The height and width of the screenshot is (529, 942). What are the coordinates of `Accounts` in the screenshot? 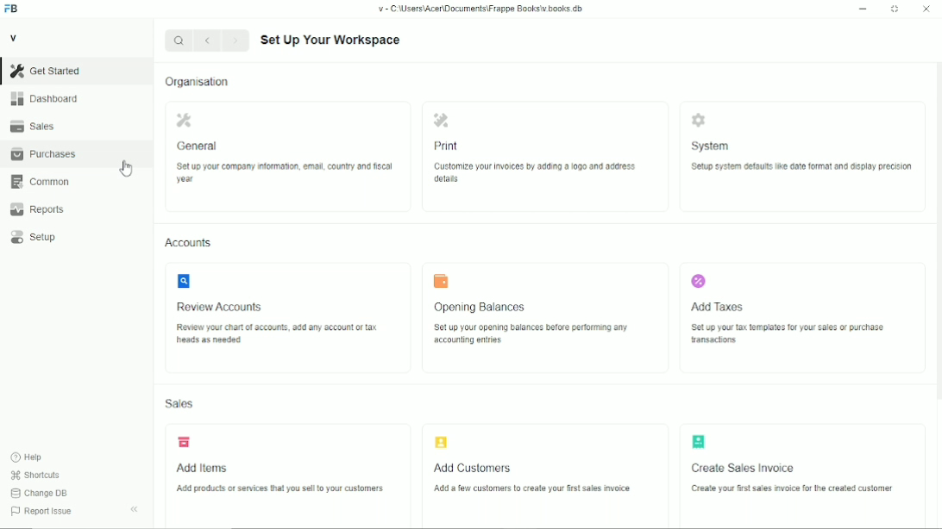 It's located at (192, 245).